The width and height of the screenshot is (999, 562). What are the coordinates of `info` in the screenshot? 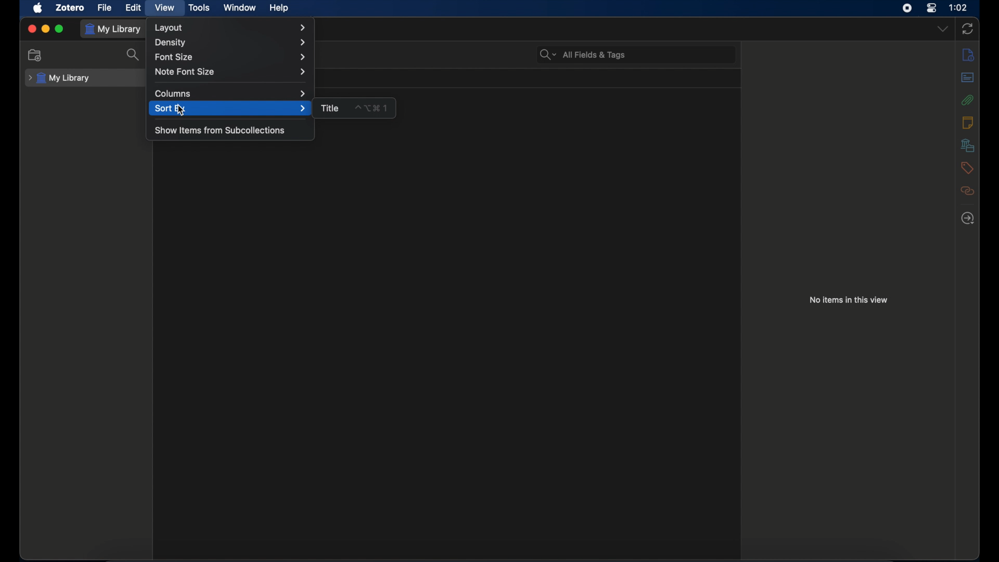 It's located at (968, 55).